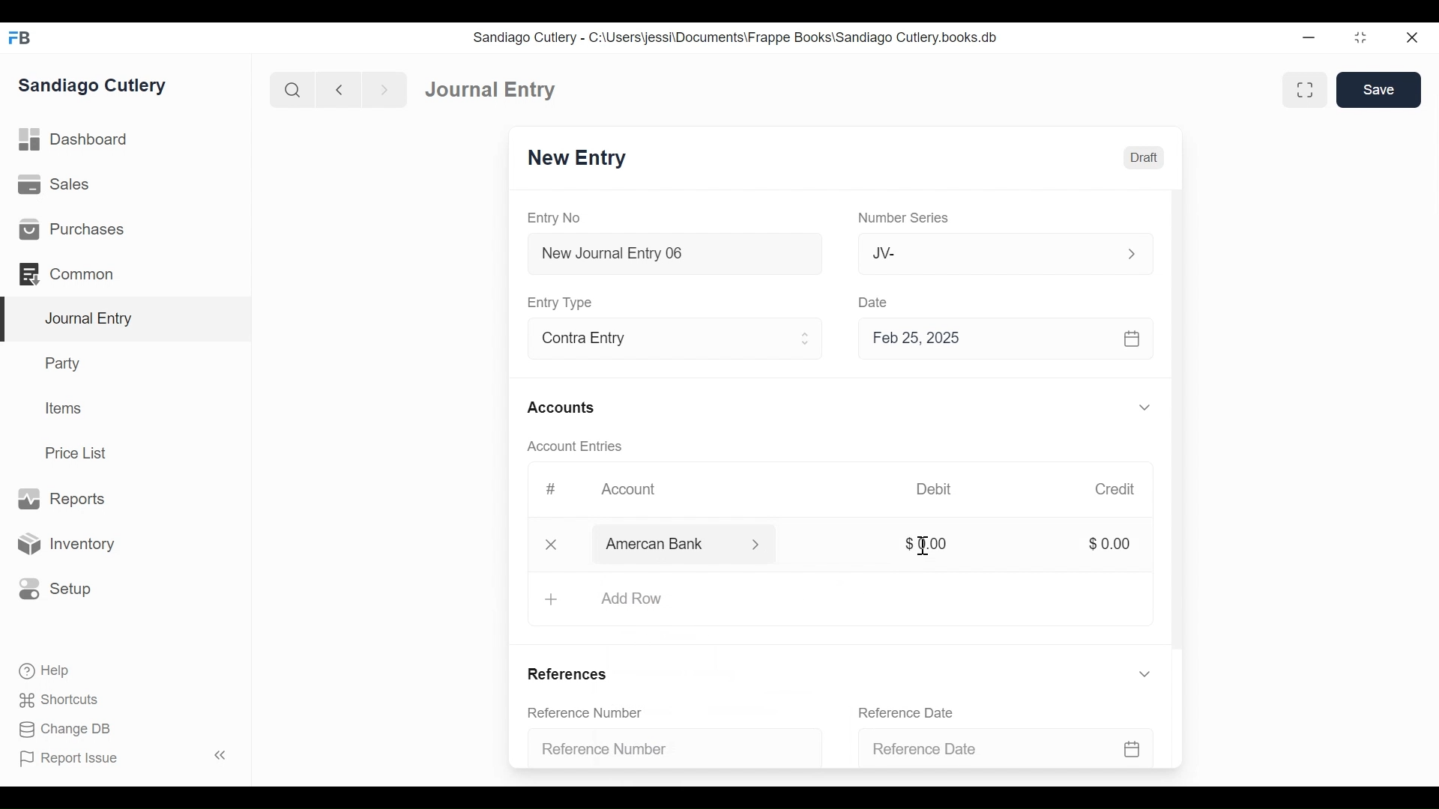 The height and width of the screenshot is (809, 1439). Describe the element at coordinates (594, 714) in the screenshot. I see `Reference Number` at that location.